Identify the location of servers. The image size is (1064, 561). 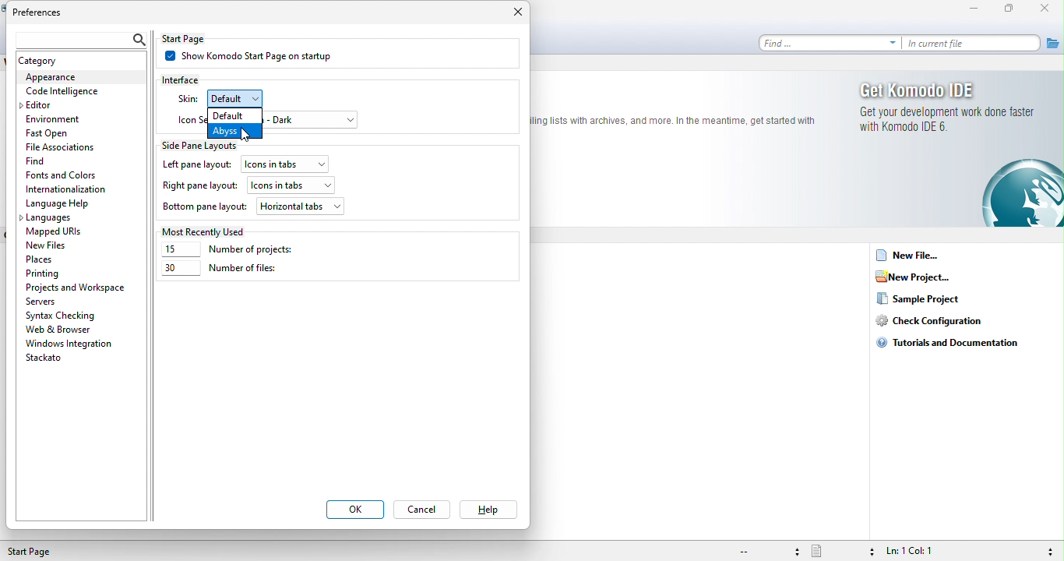
(47, 302).